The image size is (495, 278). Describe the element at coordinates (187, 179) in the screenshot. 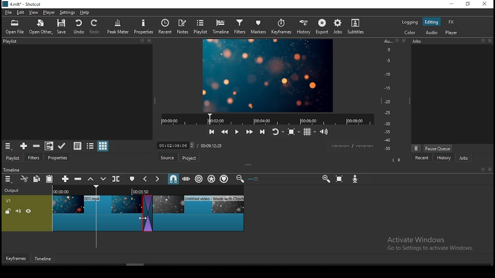

I see `scrub while dragging` at that location.